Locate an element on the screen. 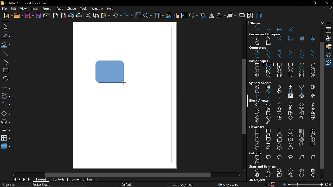  flow chart is located at coordinates (258, 127).